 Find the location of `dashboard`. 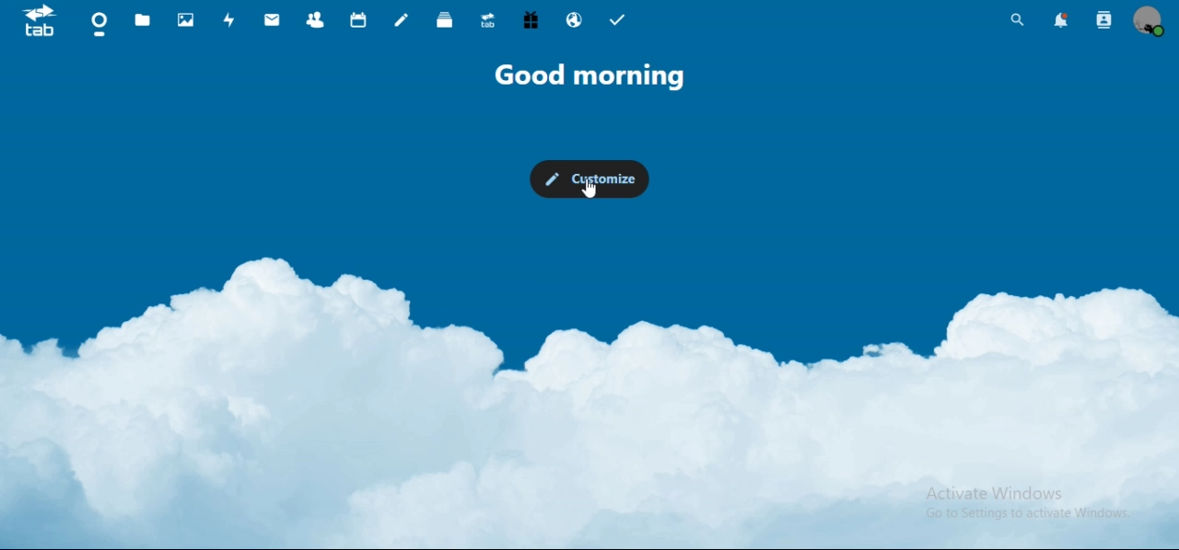

dashboard is located at coordinates (101, 25).